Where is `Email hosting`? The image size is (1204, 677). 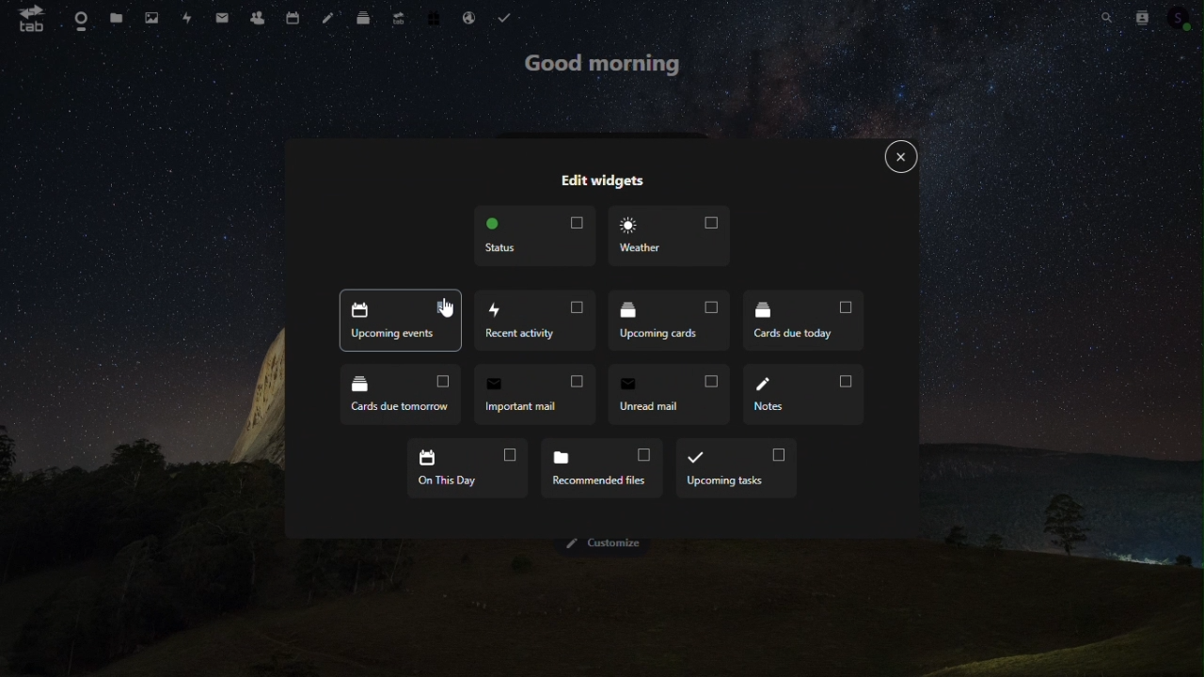
Email hosting is located at coordinates (471, 17).